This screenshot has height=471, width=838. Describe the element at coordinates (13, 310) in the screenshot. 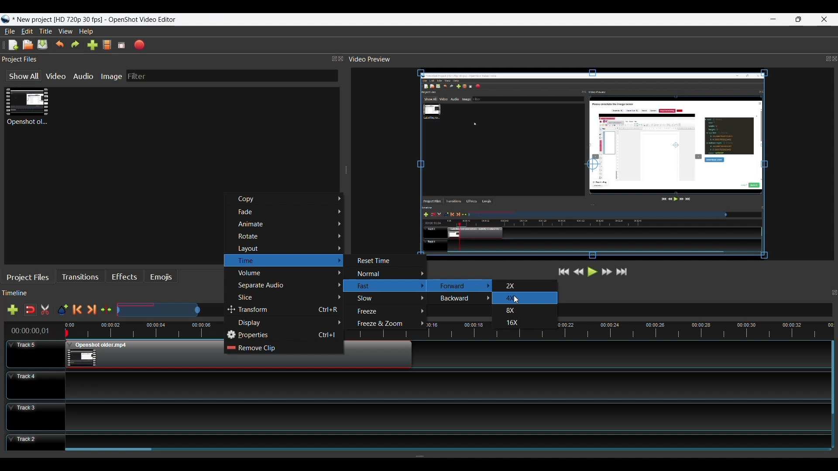

I see `Add Track` at that location.